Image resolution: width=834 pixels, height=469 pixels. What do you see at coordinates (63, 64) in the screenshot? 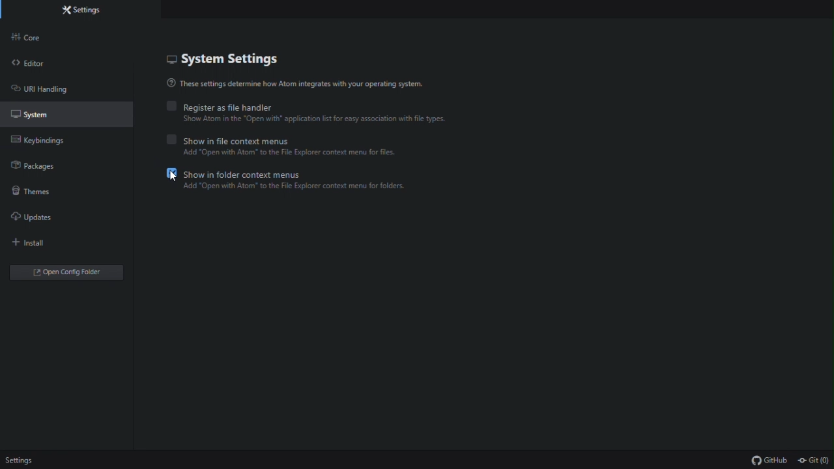
I see `Editor` at bounding box center [63, 64].